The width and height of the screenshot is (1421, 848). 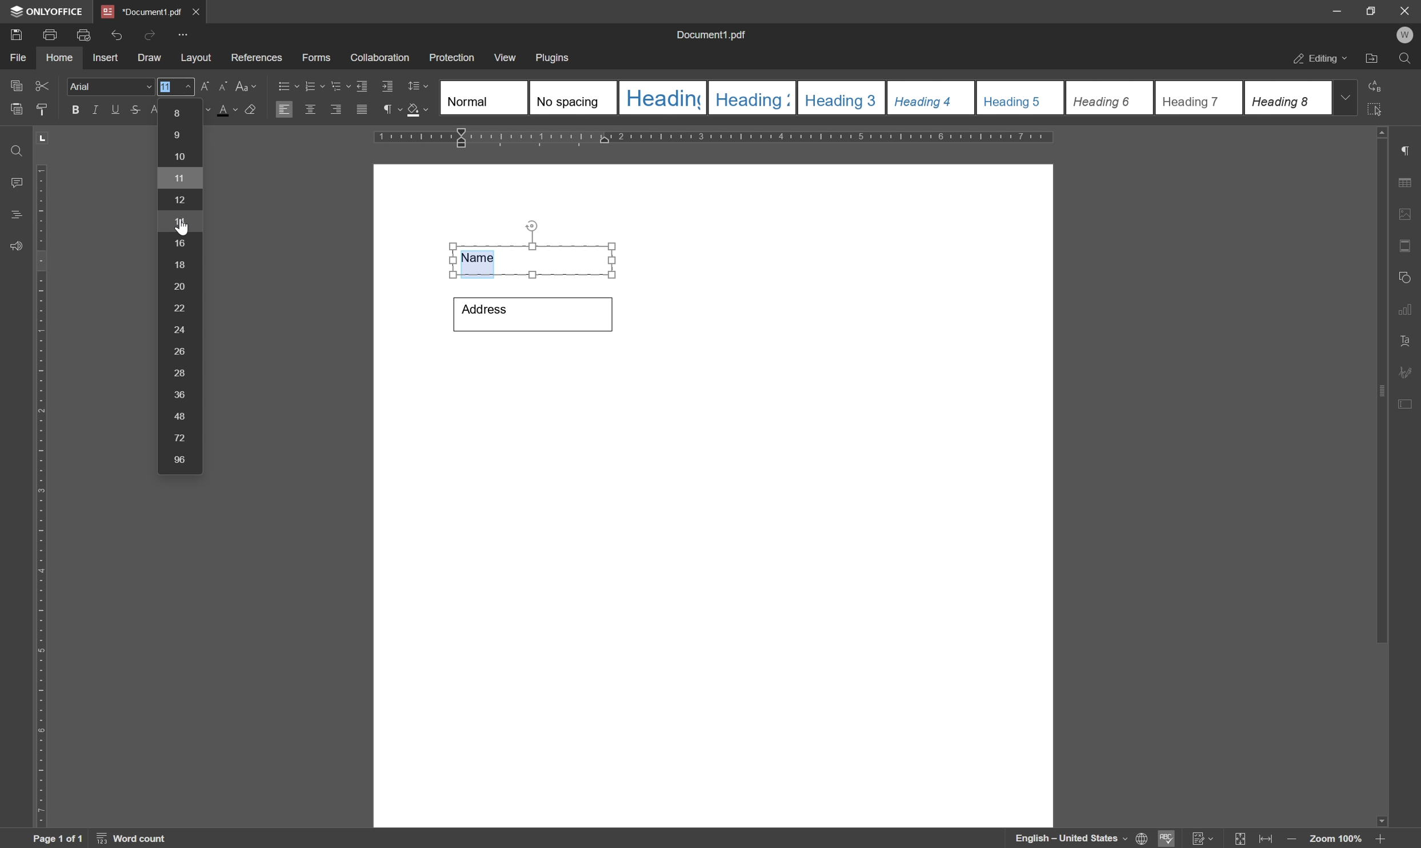 I want to click on zoom 100%, so click(x=1335, y=839).